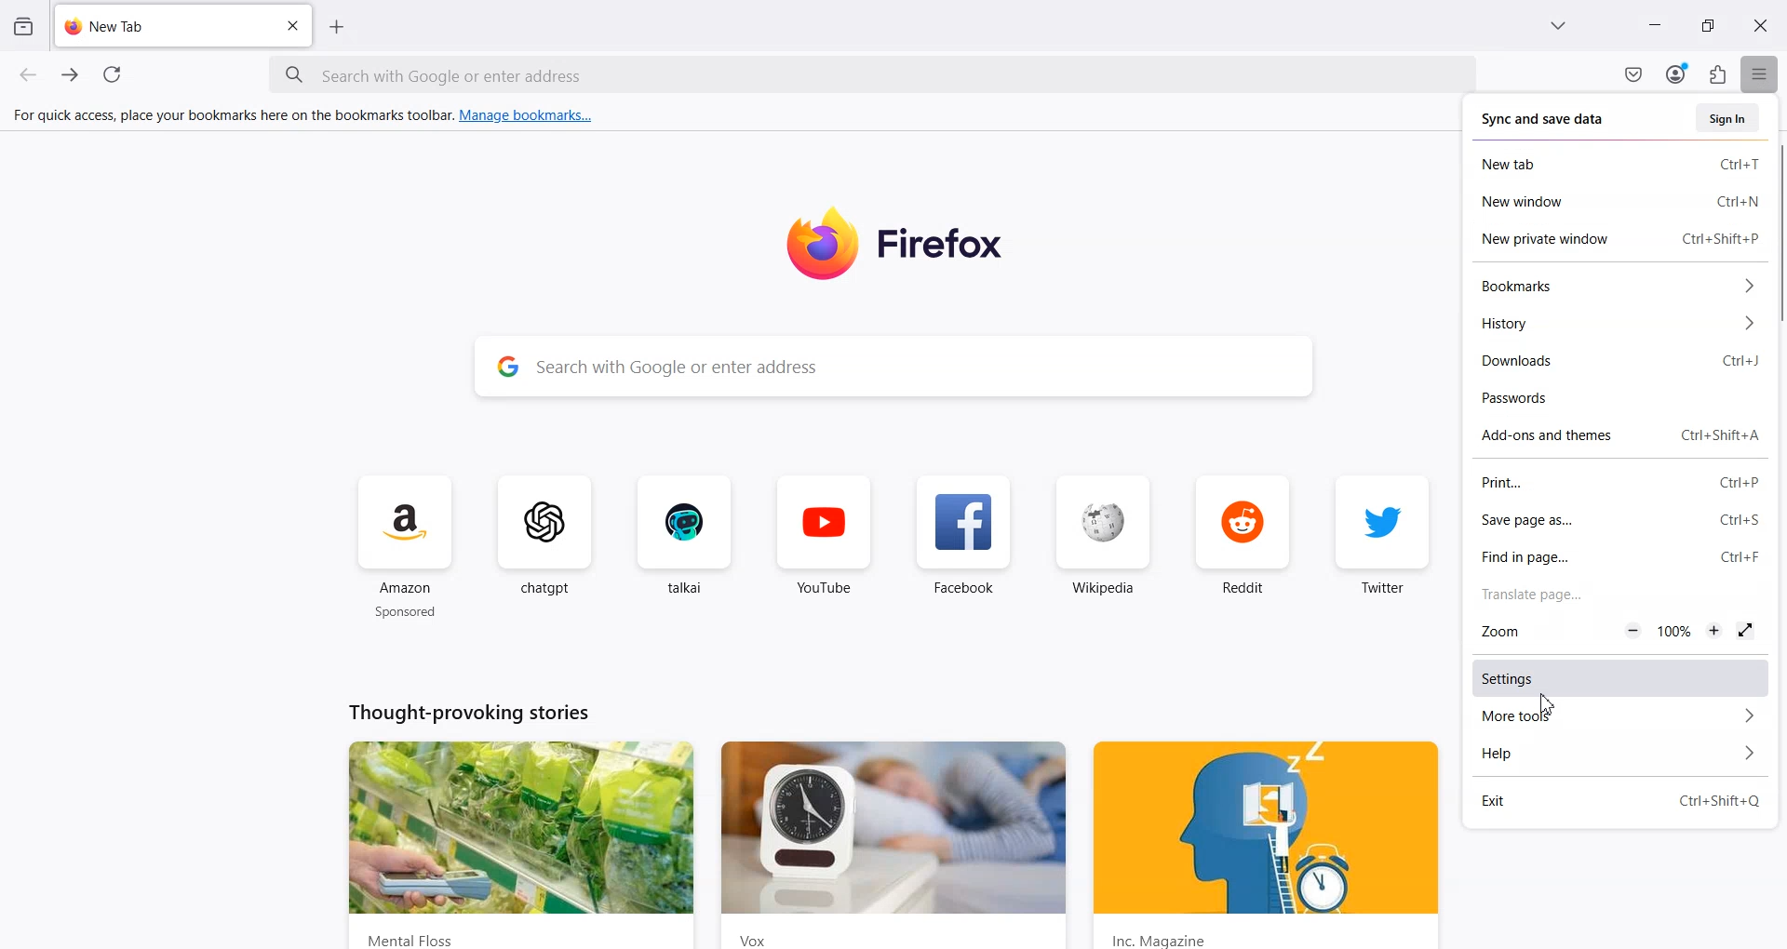  What do you see at coordinates (868, 75) in the screenshot?
I see `Search bar` at bounding box center [868, 75].